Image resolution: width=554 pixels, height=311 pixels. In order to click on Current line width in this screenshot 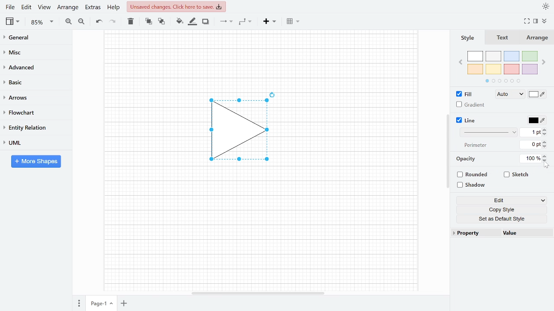, I will do `click(531, 132)`.